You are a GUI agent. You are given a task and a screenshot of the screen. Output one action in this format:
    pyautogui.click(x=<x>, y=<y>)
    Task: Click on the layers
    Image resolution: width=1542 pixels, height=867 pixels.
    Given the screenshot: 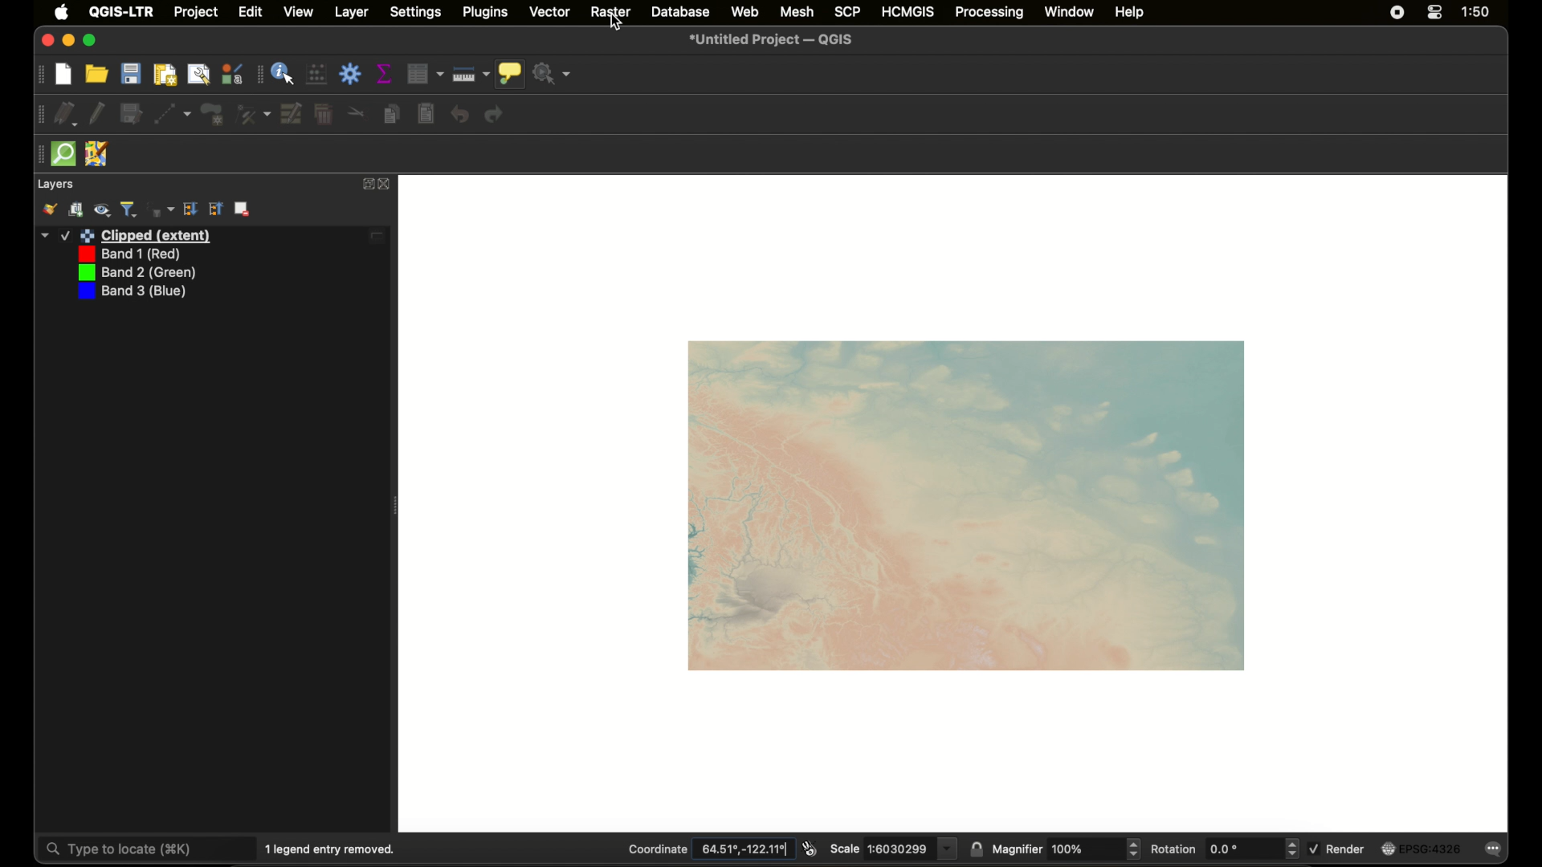 What is the action you would take?
    pyautogui.click(x=55, y=185)
    